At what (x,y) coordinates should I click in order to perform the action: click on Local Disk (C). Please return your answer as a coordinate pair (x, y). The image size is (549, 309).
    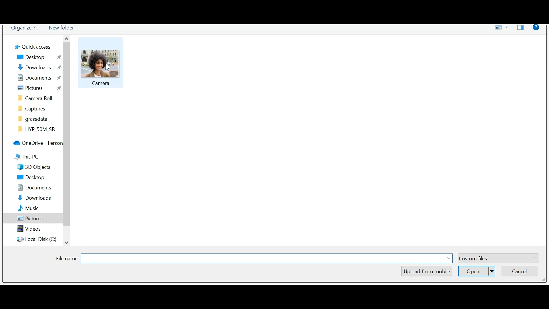
    Looking at the image, I should click on (36, 239).